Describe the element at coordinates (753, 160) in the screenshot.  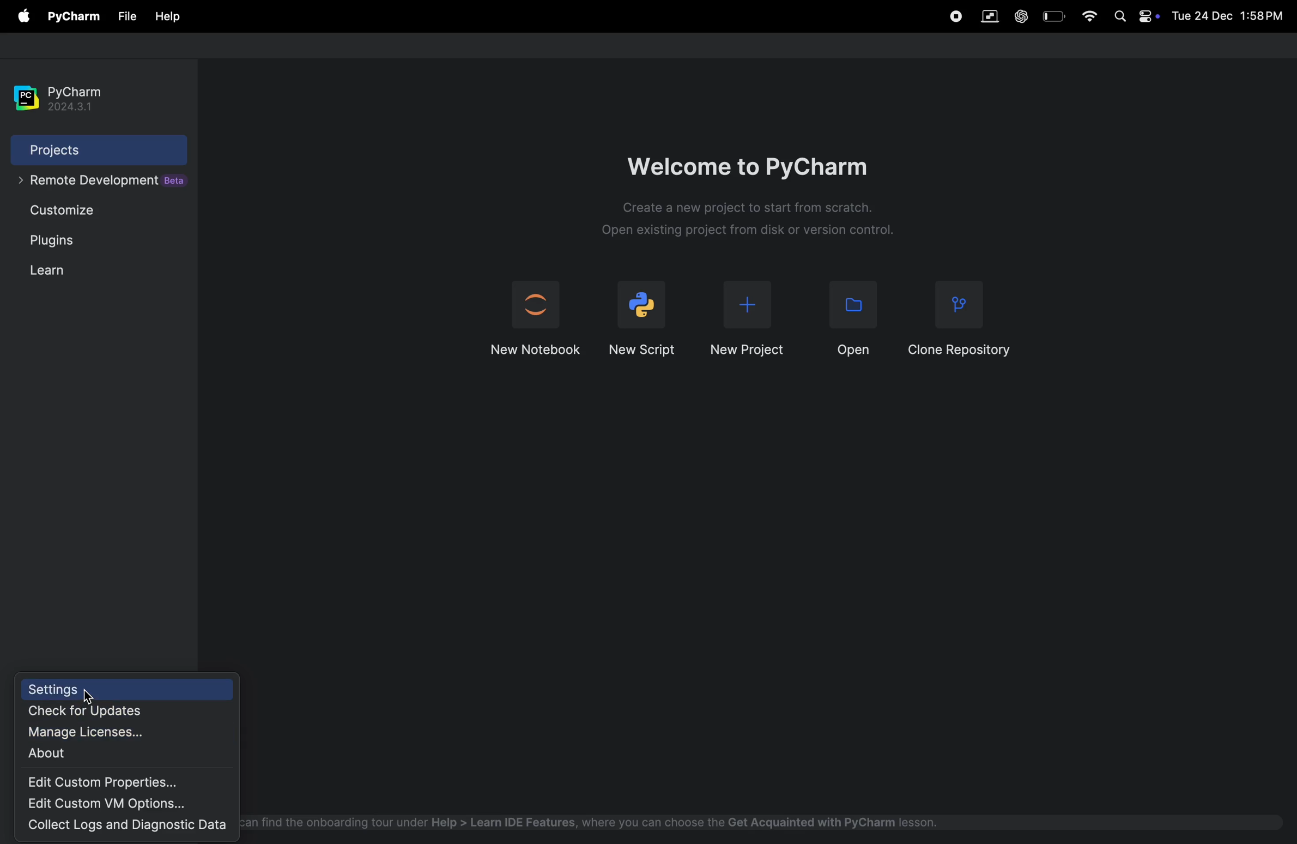
I see `Welcome to pycharm` at that location.